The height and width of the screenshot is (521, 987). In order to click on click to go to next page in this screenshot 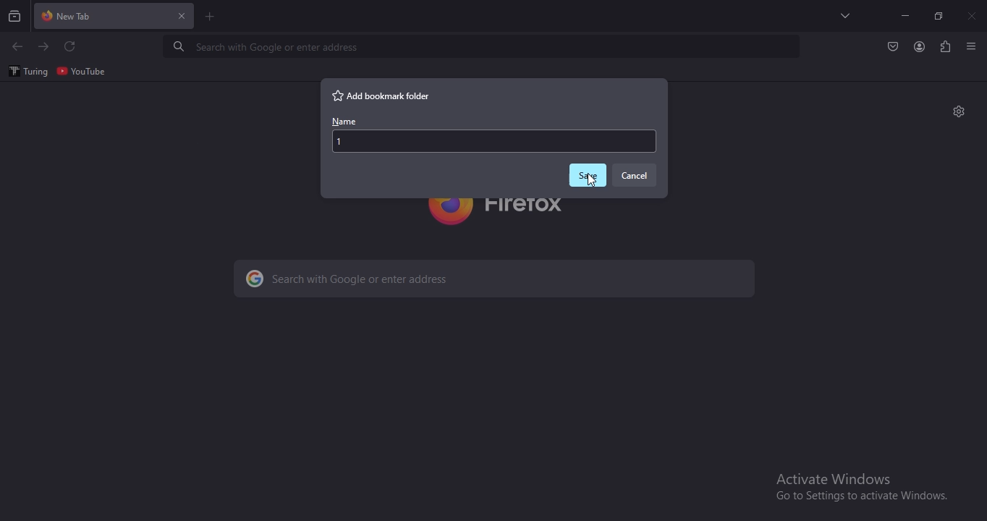, I will do `click(44, 46)`.